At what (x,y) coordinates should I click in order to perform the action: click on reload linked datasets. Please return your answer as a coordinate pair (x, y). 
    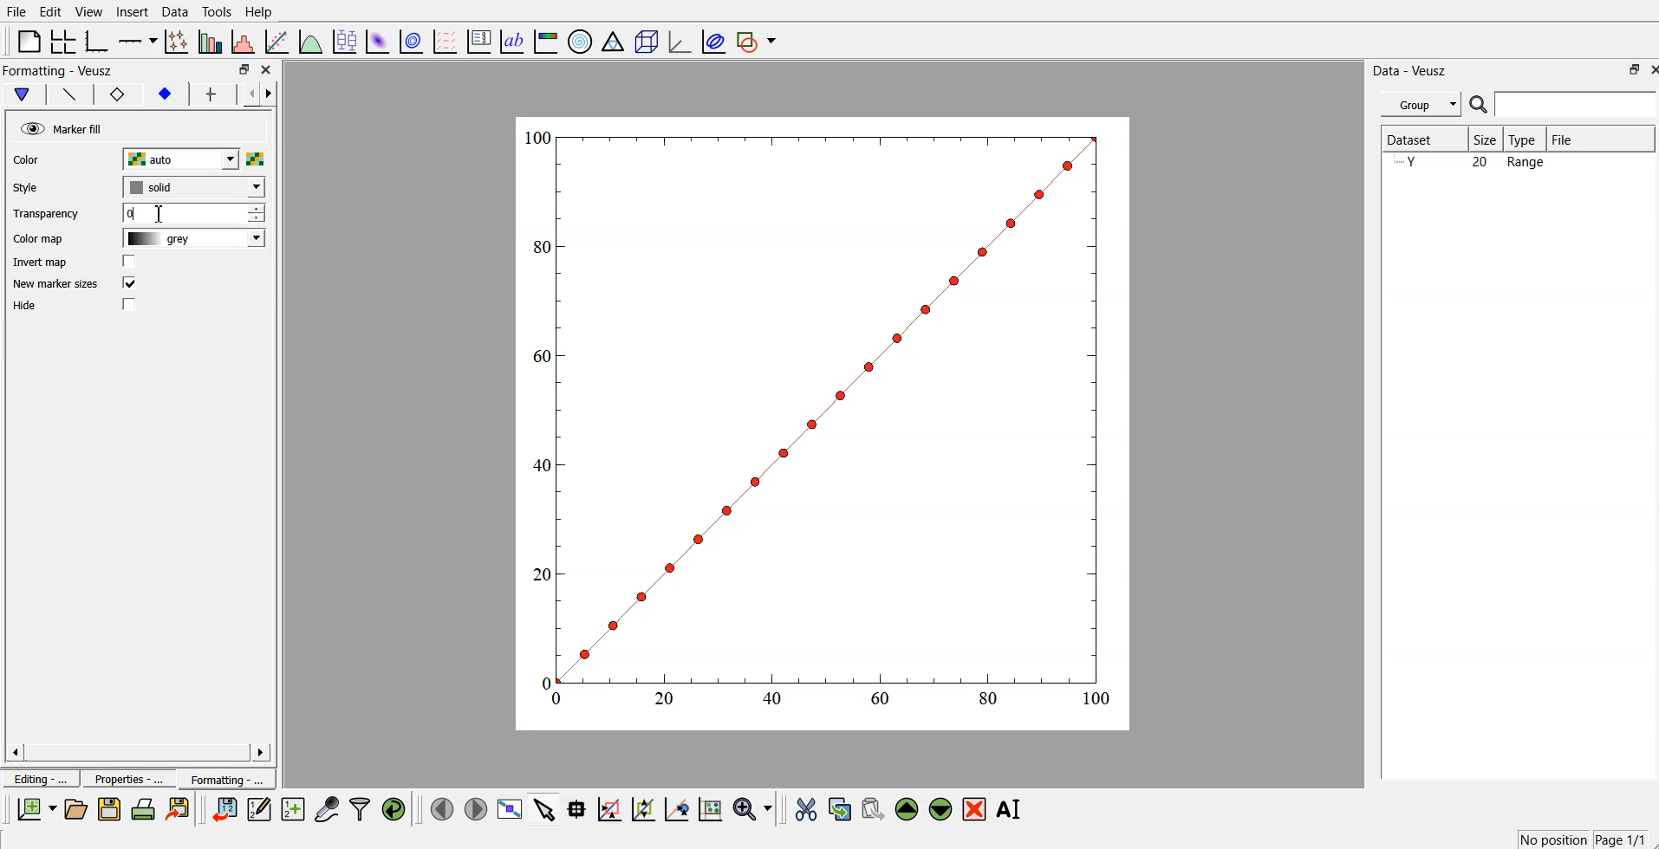
    Looking at the image, I should click on (396, 807).